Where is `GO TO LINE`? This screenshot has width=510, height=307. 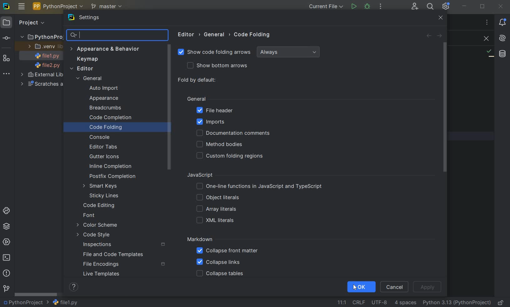
GO TO LINE is located at coordinates (341, 302).